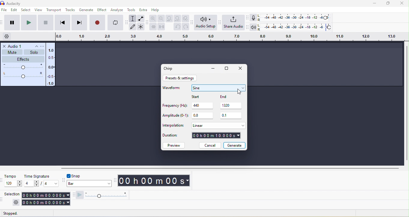 This screenshot has width=409, height=217. Describe the element at coordinates (14, 184) in the screenshot. I see `120` at that location.